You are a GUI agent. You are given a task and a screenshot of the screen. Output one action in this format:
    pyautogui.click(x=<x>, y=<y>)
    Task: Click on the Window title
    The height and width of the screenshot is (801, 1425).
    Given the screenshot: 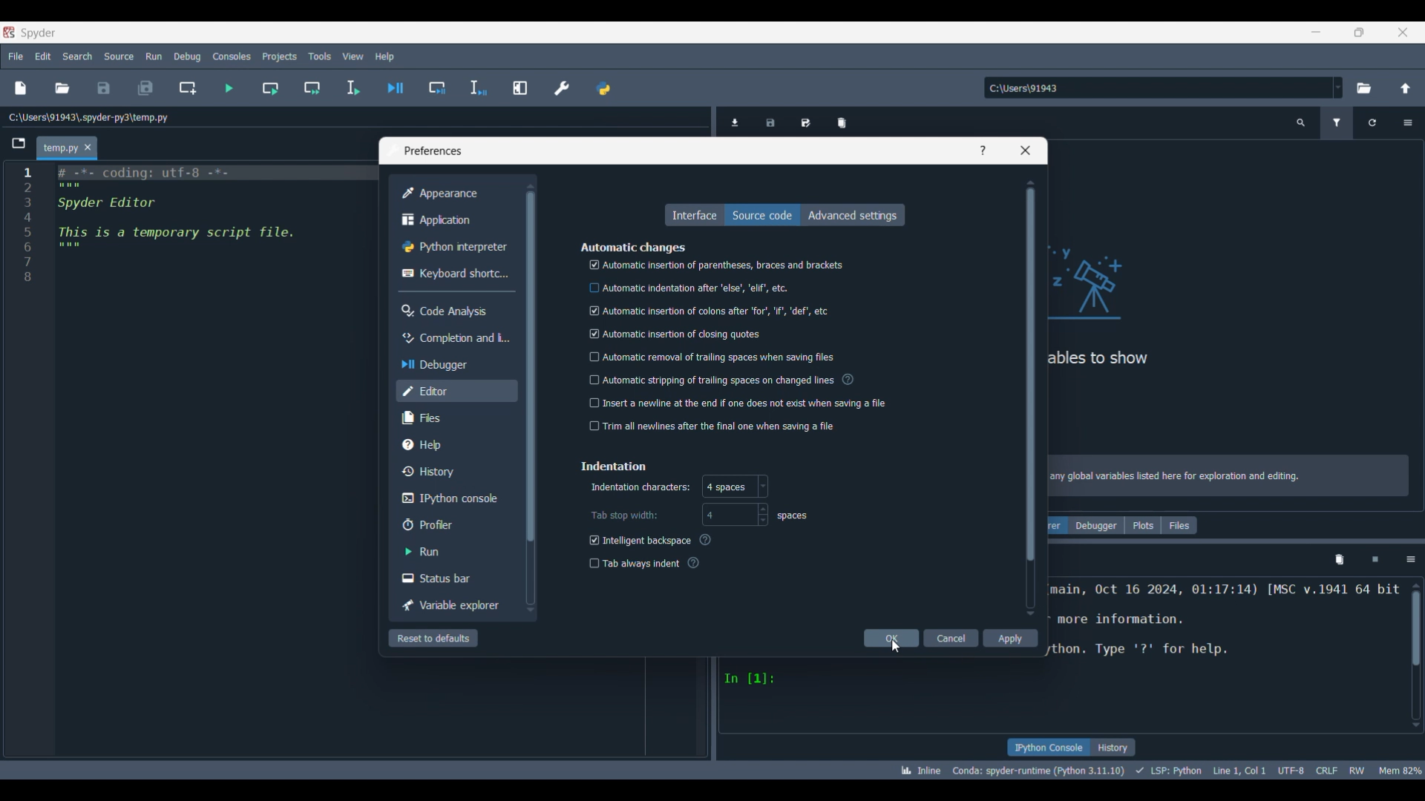 What is the action you would take?
    pyautogui.click(x=431, y=151)
    